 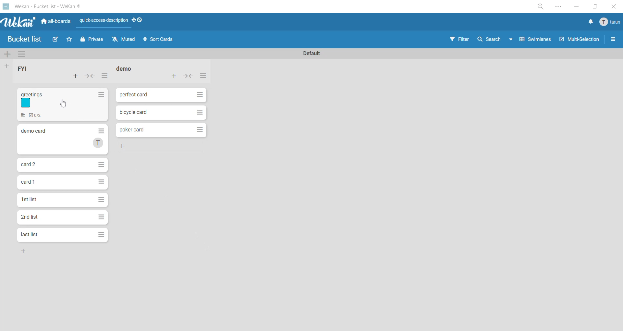 What do you see at coordinates (614, 40) in the screenshot?
I see `sidebar` at bounding box center [614, 40].